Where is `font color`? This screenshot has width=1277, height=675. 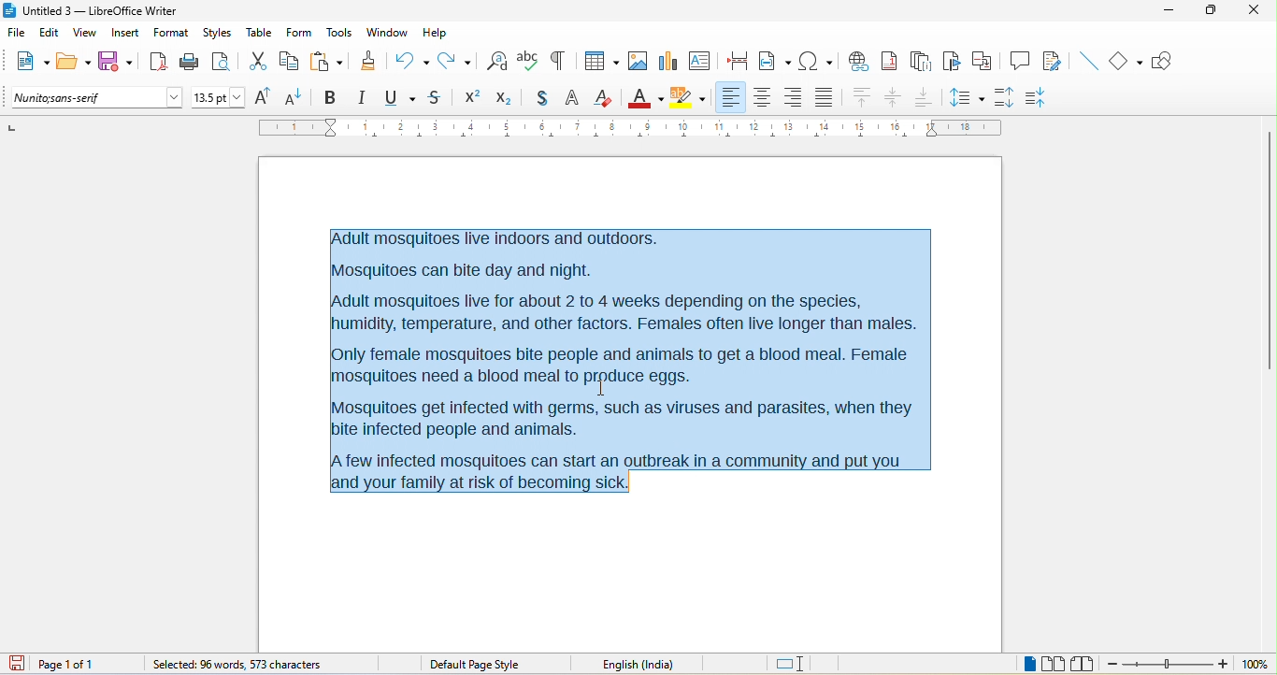
font color is located at coordinates (645, 96).